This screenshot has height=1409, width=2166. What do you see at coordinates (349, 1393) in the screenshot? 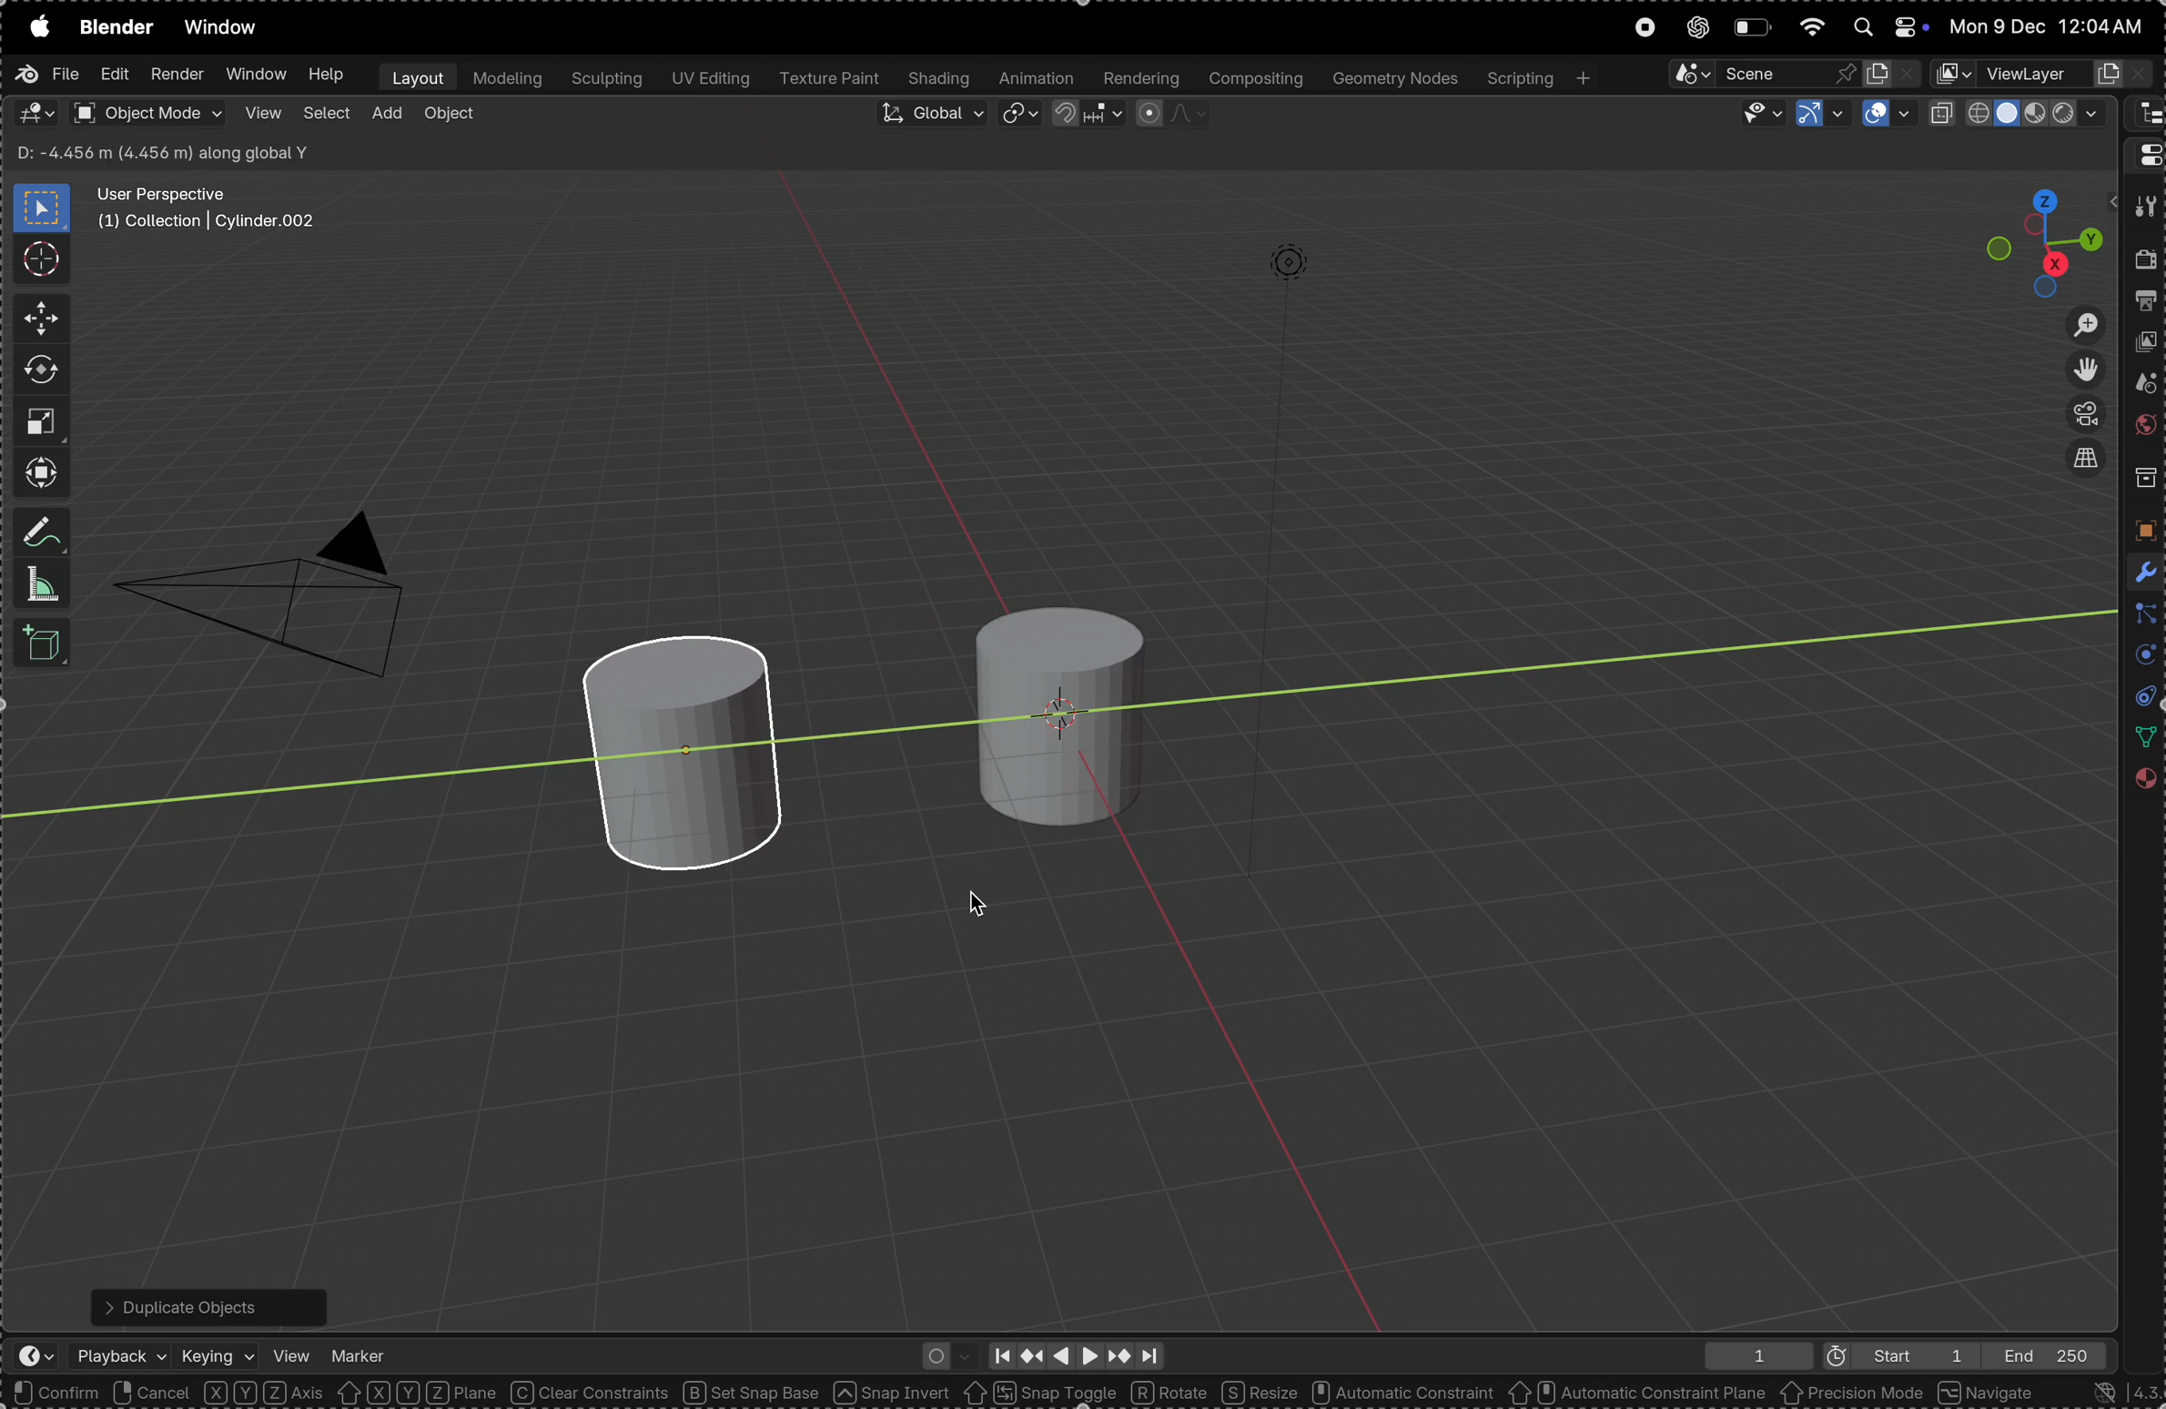
I see `Set 3d cursor` at bounding box center [349, 1393].